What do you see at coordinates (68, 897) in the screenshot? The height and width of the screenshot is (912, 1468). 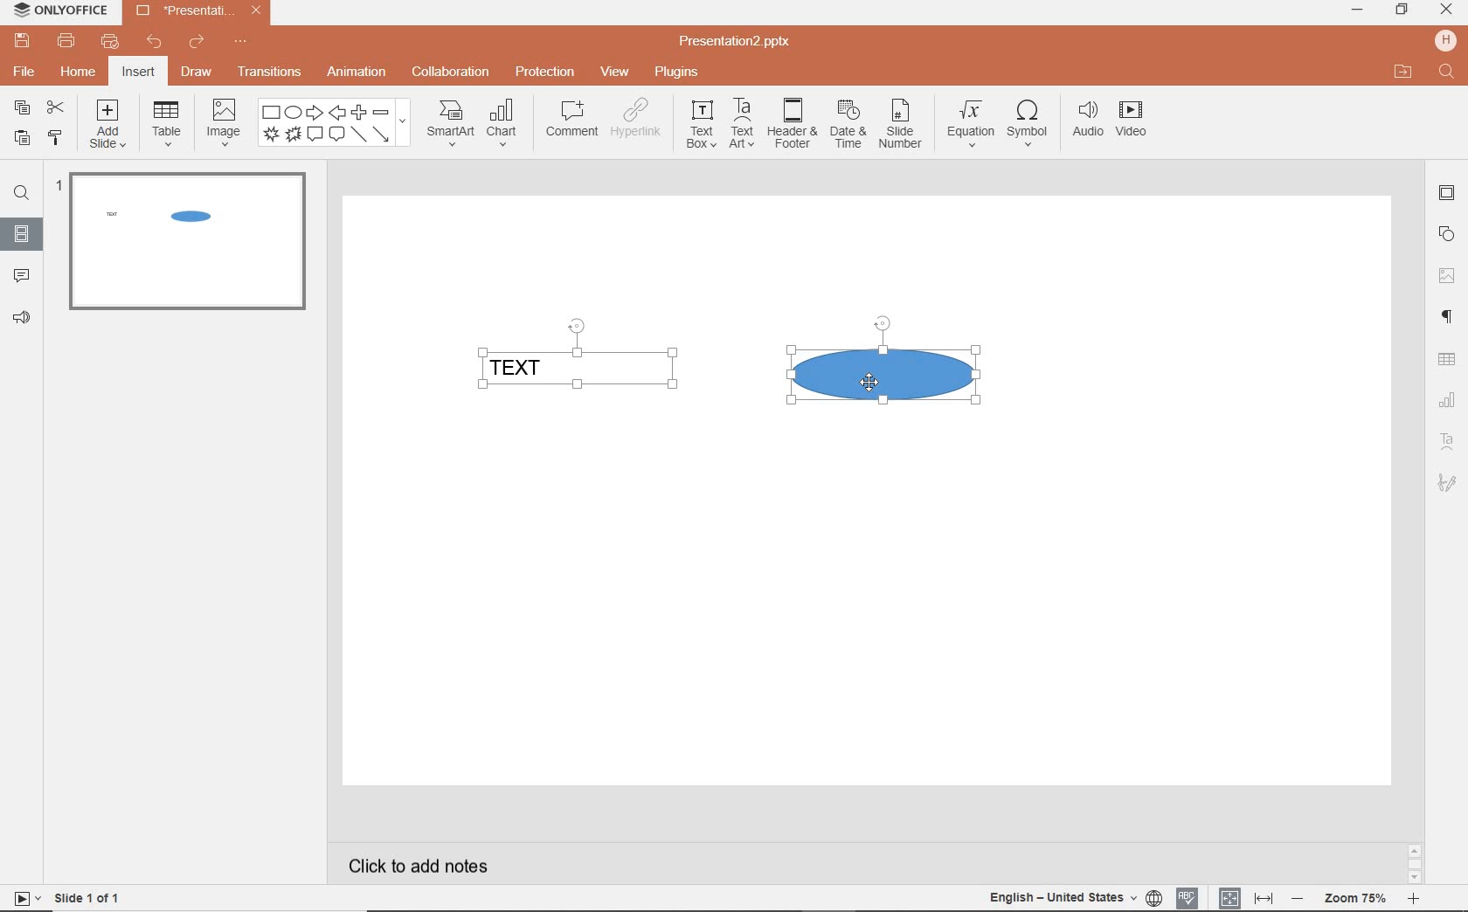 I see `SLIDE 1 OF 1` at bounding box center [68, 897].